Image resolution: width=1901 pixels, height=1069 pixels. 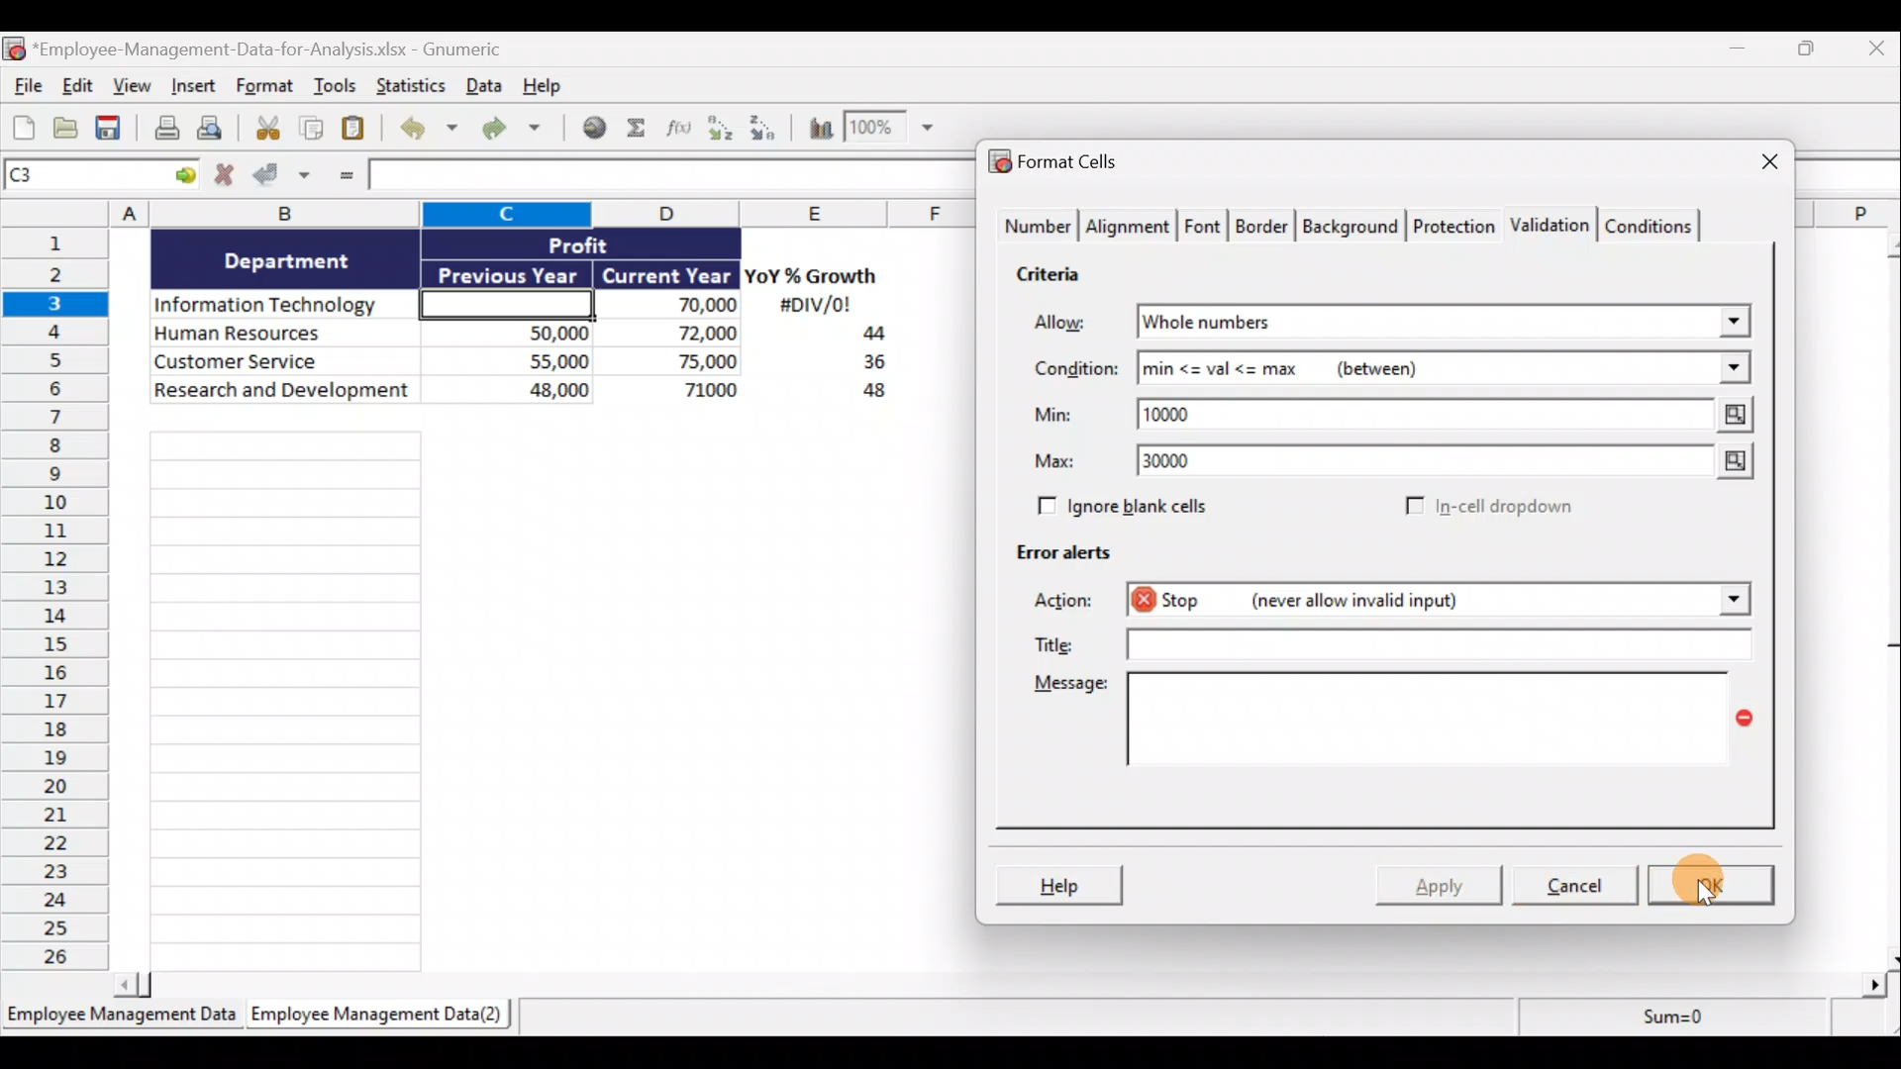 What do you see at coordinates (283, 392) in the screenshot?
I see `Research and development` at bounding box center [283, 392].